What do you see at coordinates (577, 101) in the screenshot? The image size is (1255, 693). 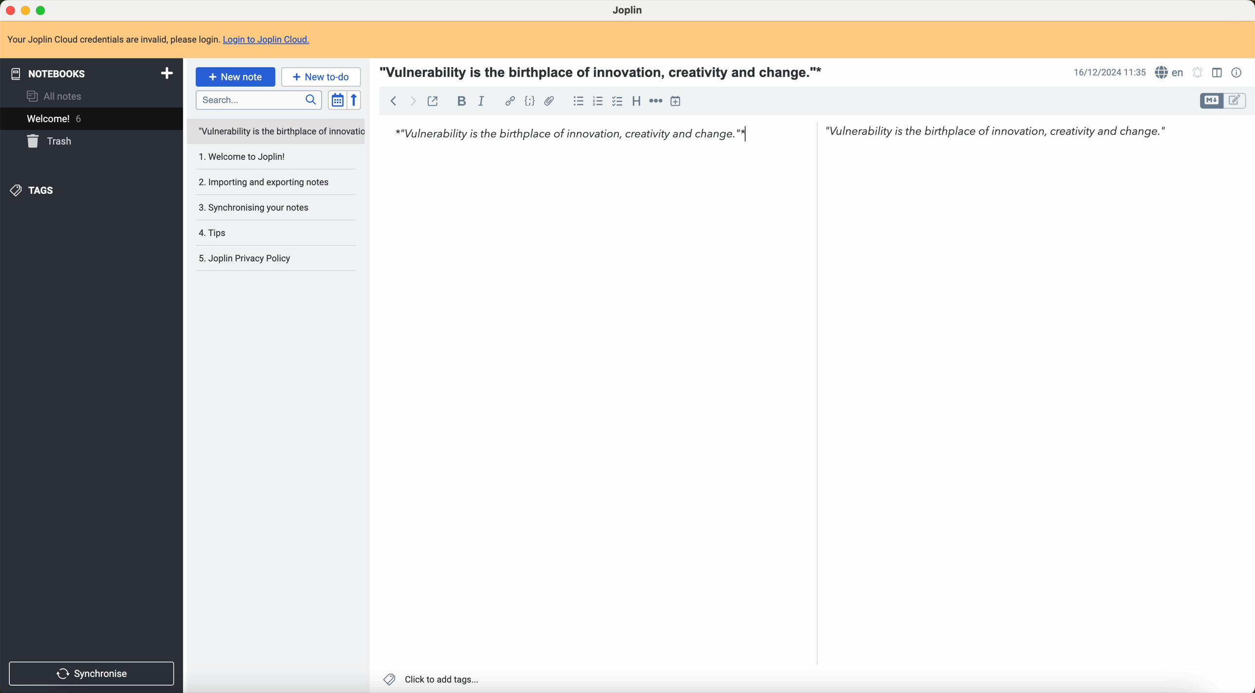 I see `bulleted list` at bounding box center [577, 101].